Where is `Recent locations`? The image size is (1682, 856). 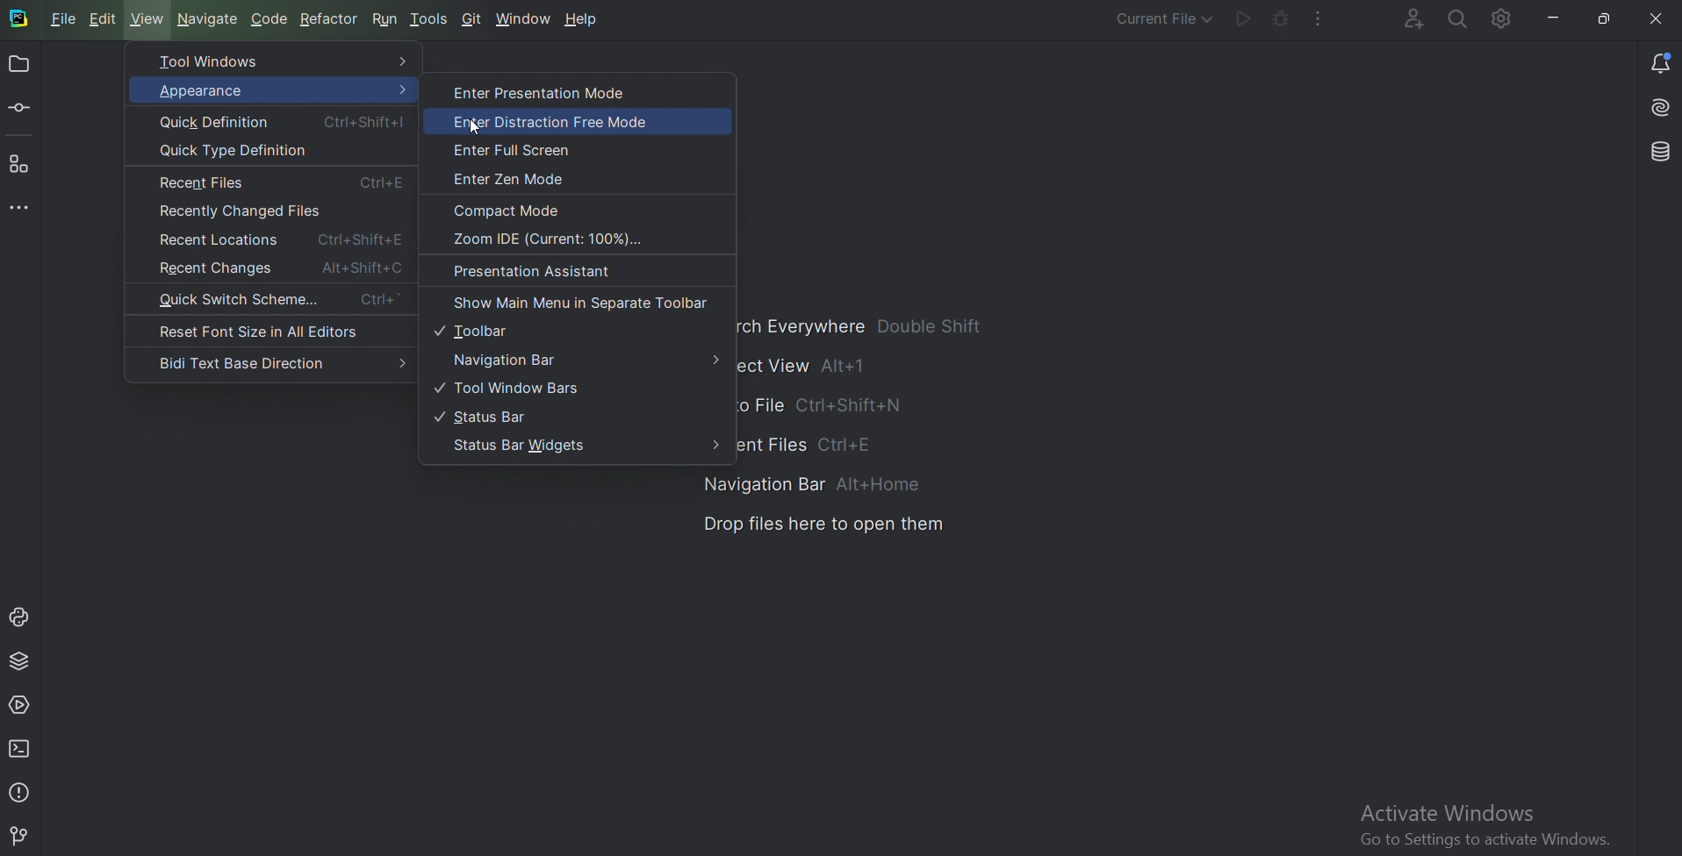 Recent locations is located at coordinates (281, 239).